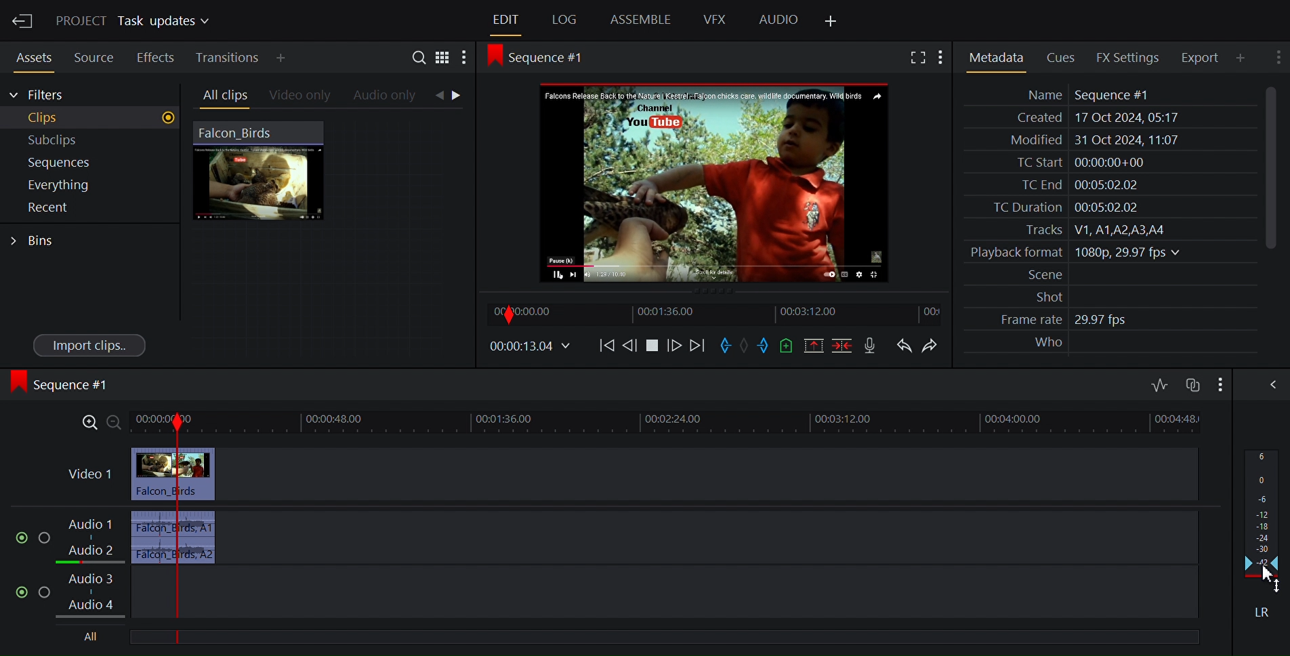 This screenshot has height=656, width=1290. What do you see at coordinates (904, 344) in the screenshot?
I see `Undo ` at bounding box center [904, 344].